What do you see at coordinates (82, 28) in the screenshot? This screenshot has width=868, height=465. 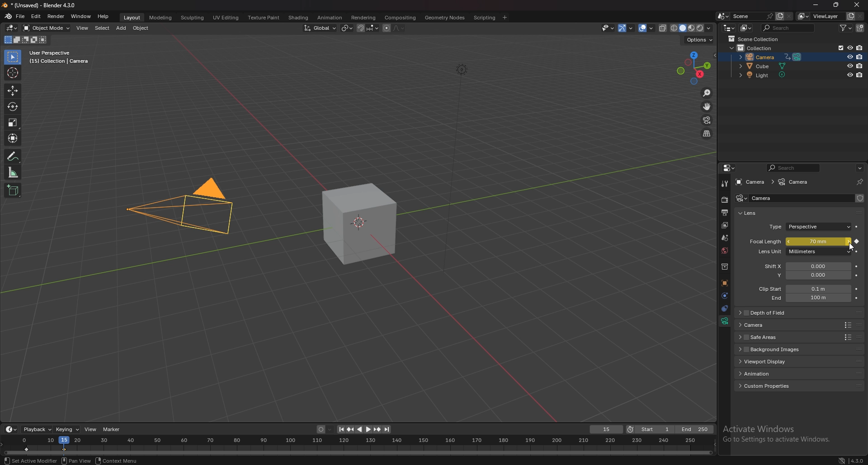 I see `view` at bounding box center [82, 28].